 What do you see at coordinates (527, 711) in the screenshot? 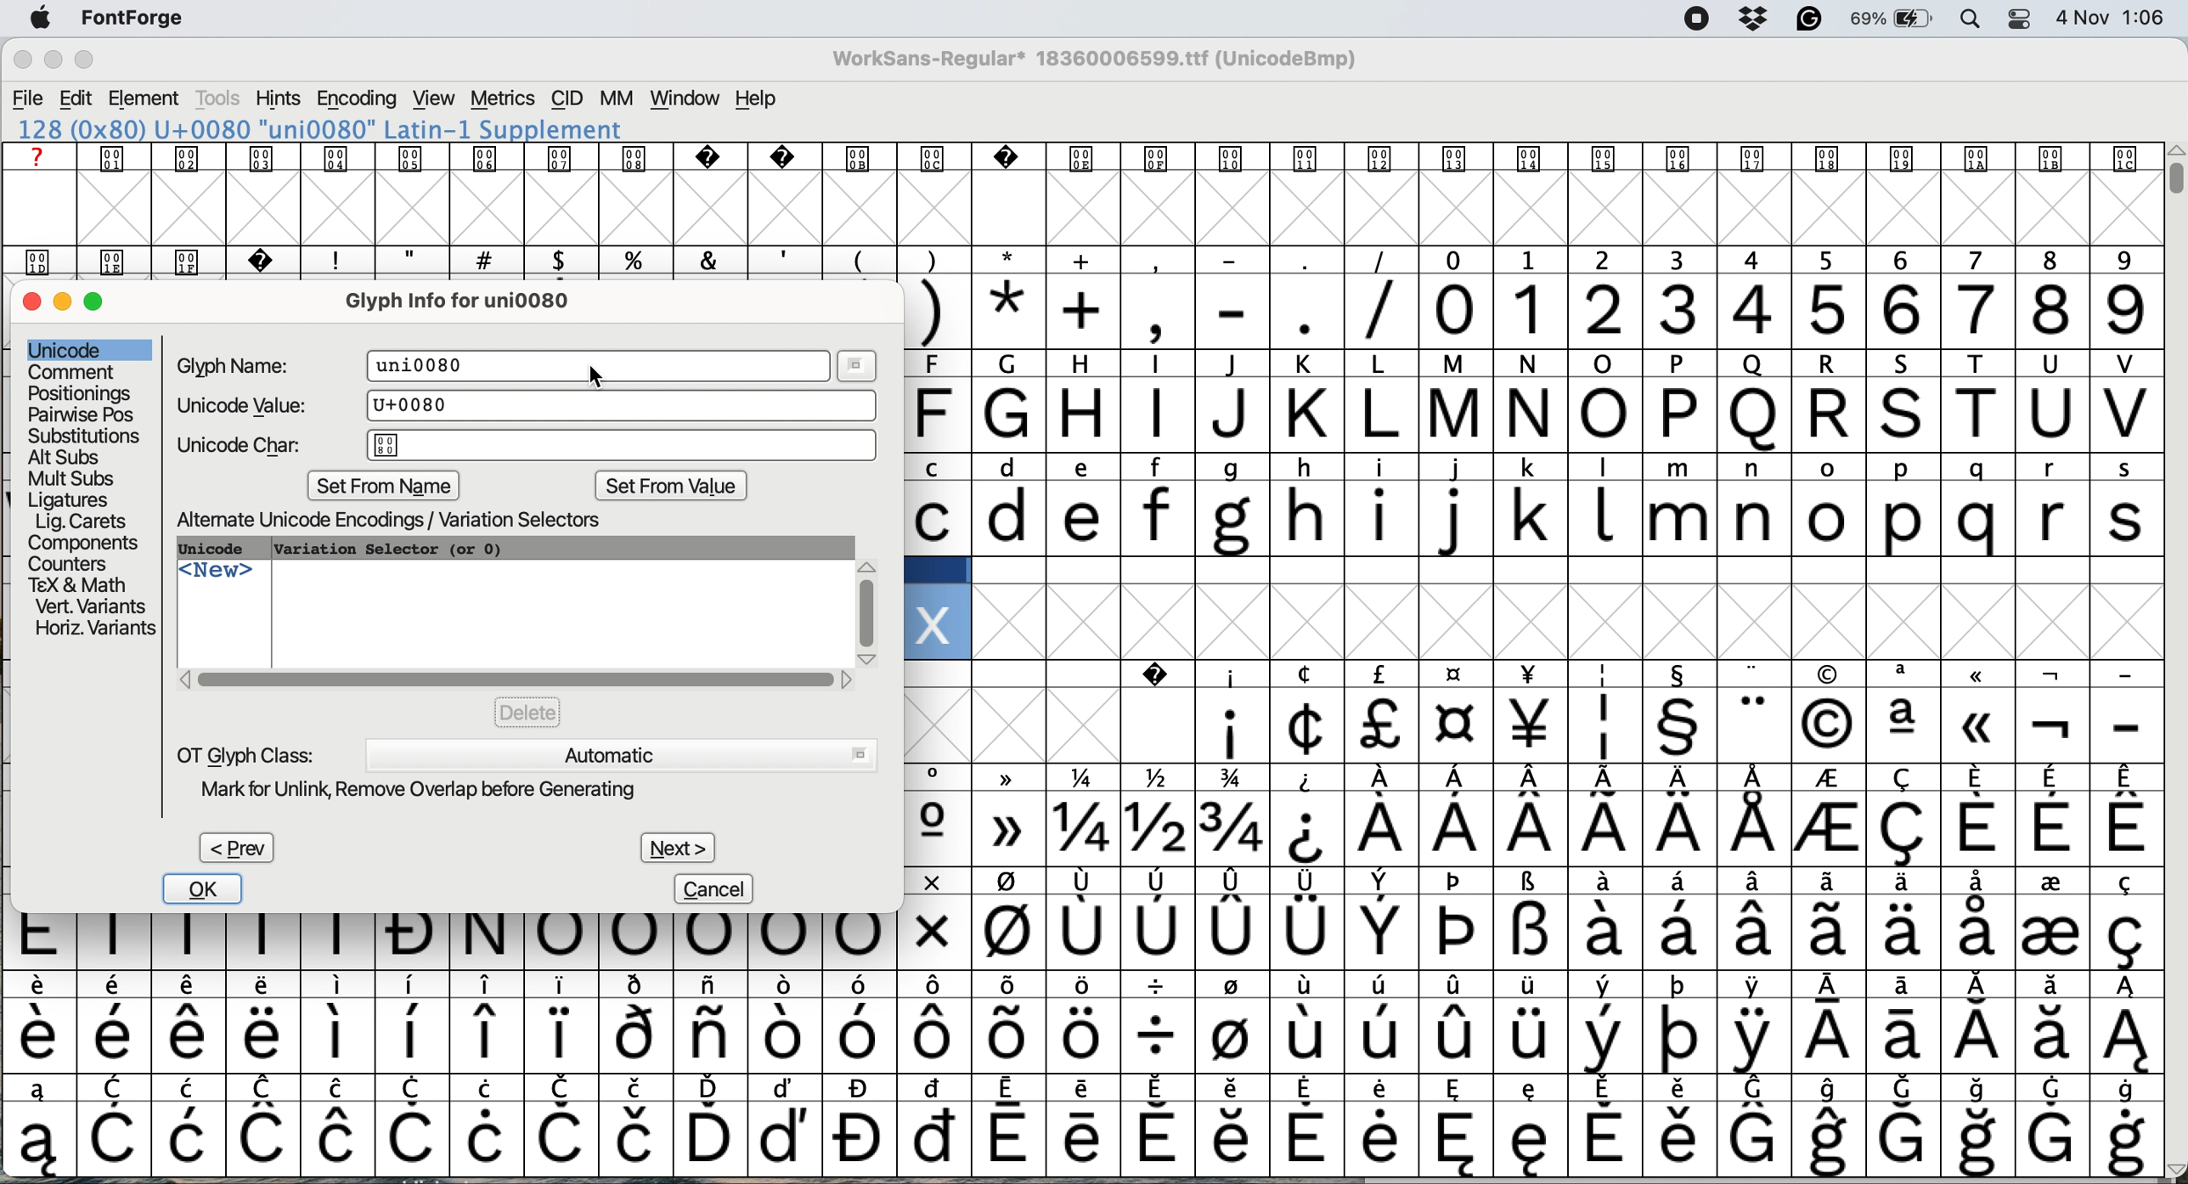
I see `delete` at bounding box center [527, 711].